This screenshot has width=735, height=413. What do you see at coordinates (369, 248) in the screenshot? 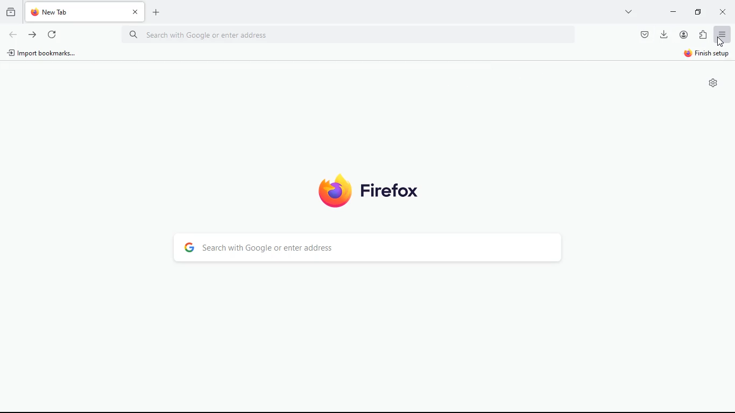
I see `search` at bounding box center [369, 248].